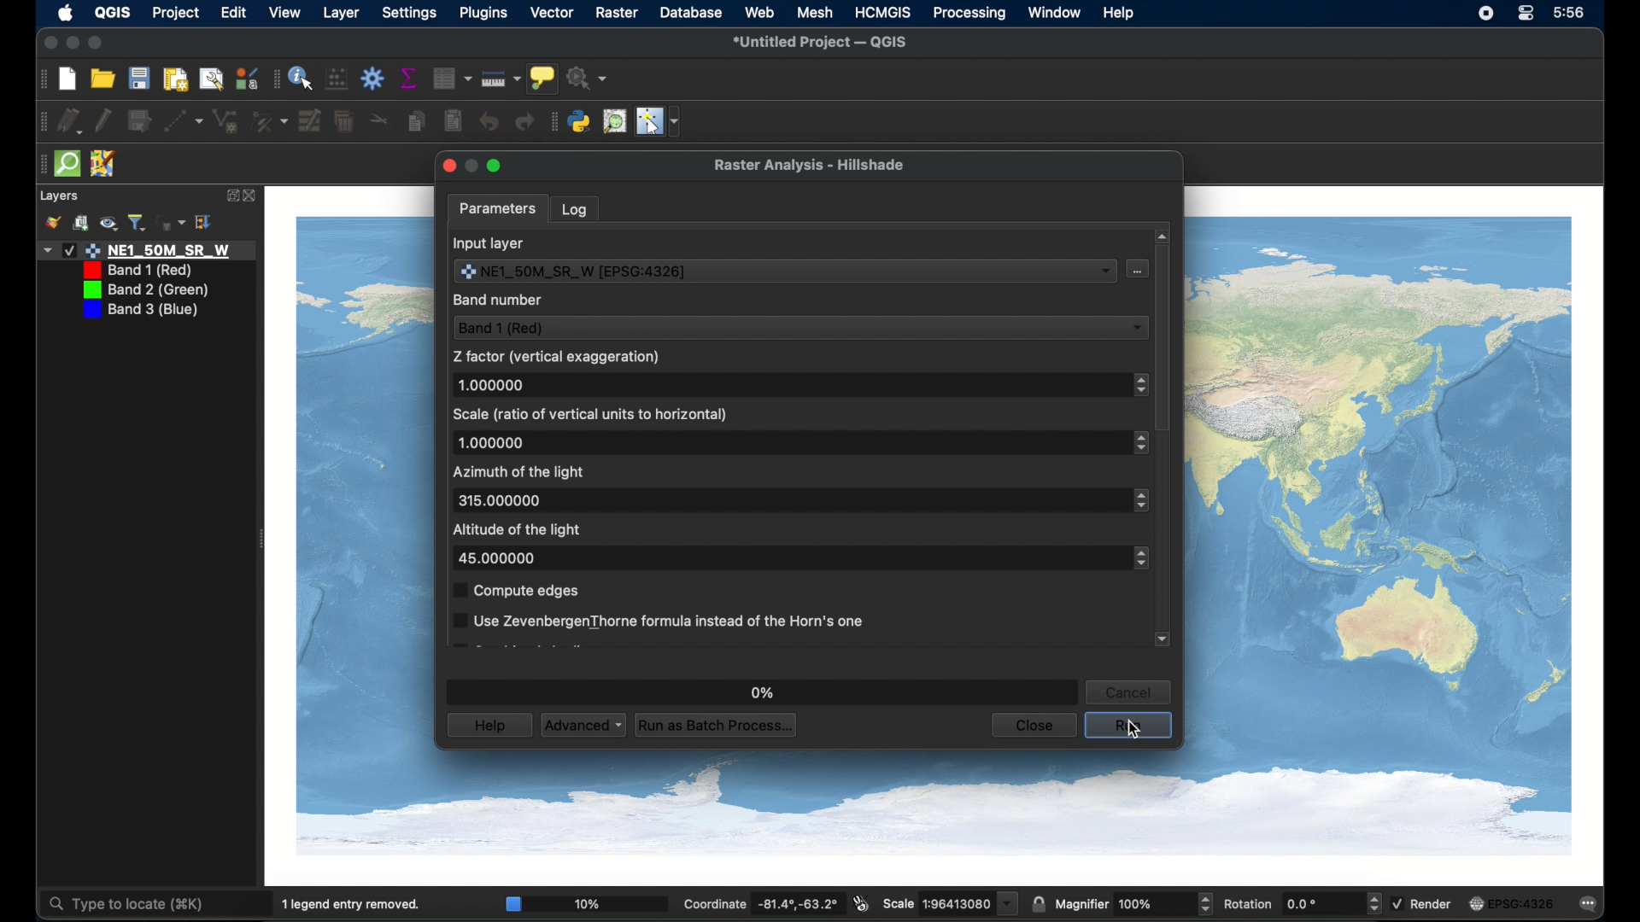 Image resolution: width=1640 pixels, height=922 pixels. I want to click on processing, so click(969, 15).